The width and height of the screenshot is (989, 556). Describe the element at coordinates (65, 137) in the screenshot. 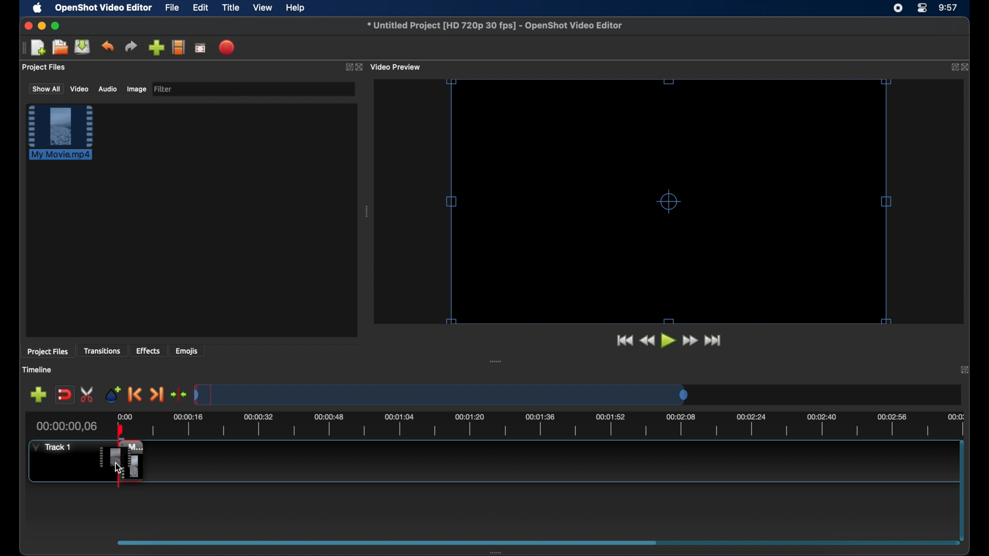

I see `clip highlighted` at that location.